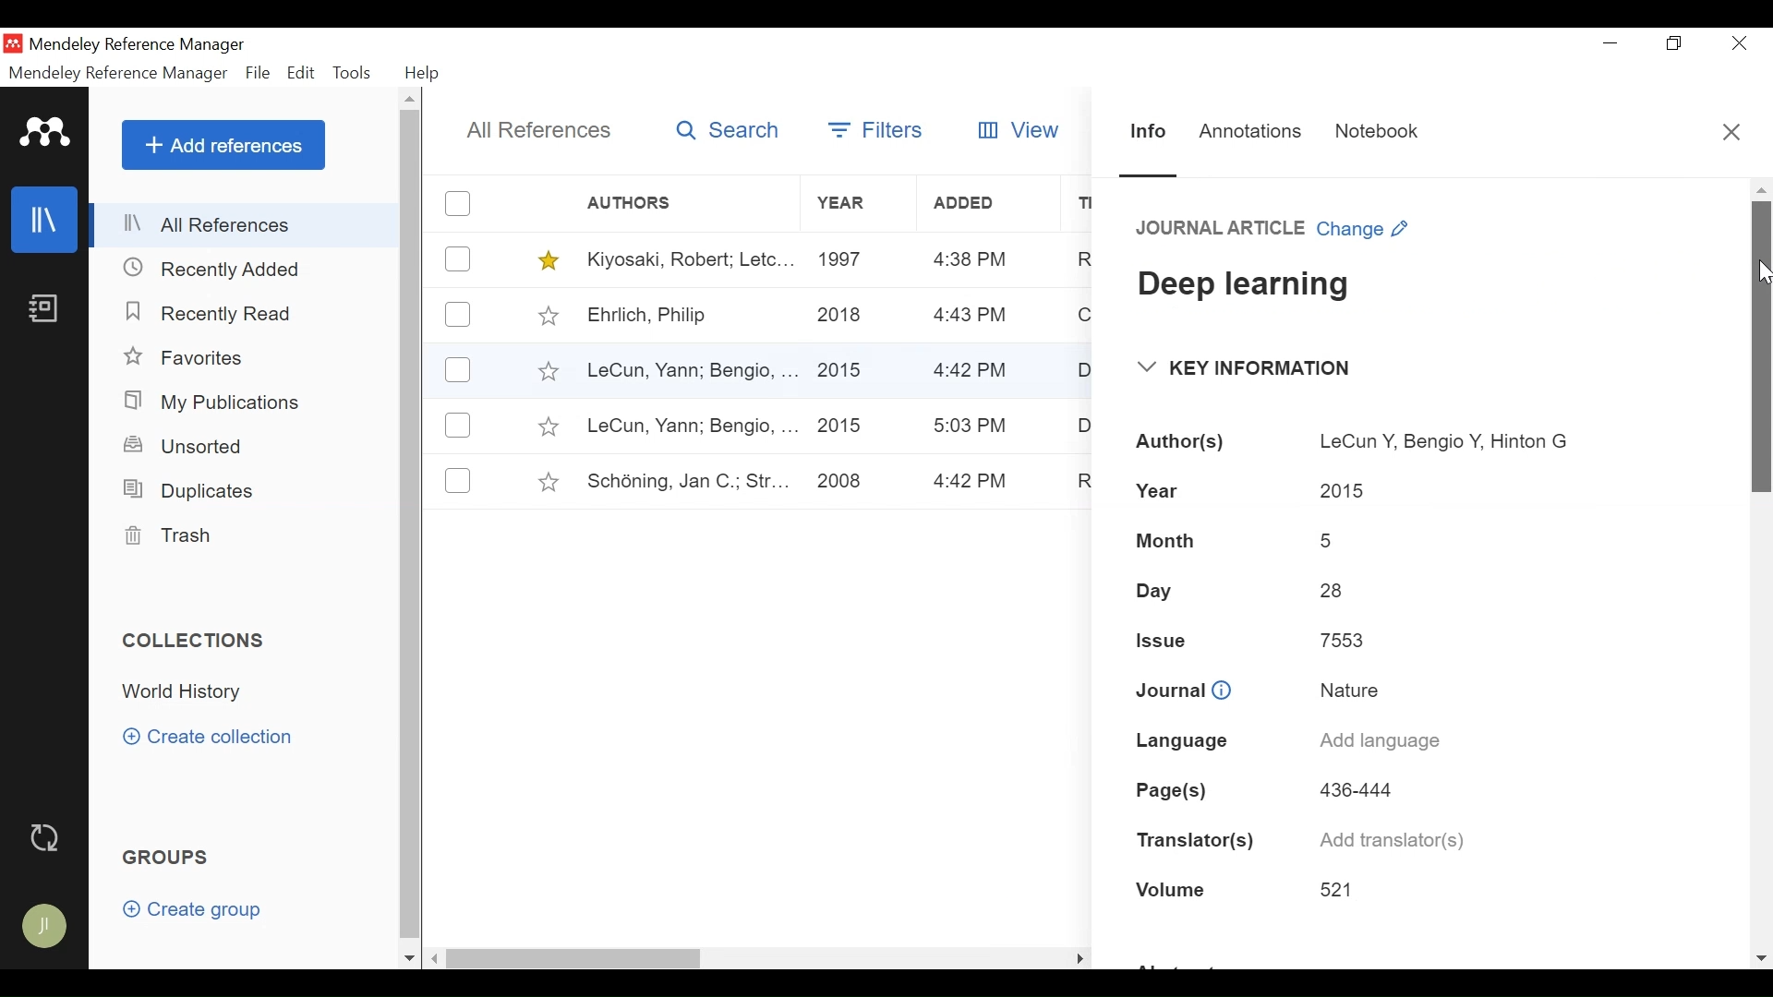  What do you see at coordinates (458, 203) in the screenshot?
I see `(un)select` at bounding box center [458, 203].